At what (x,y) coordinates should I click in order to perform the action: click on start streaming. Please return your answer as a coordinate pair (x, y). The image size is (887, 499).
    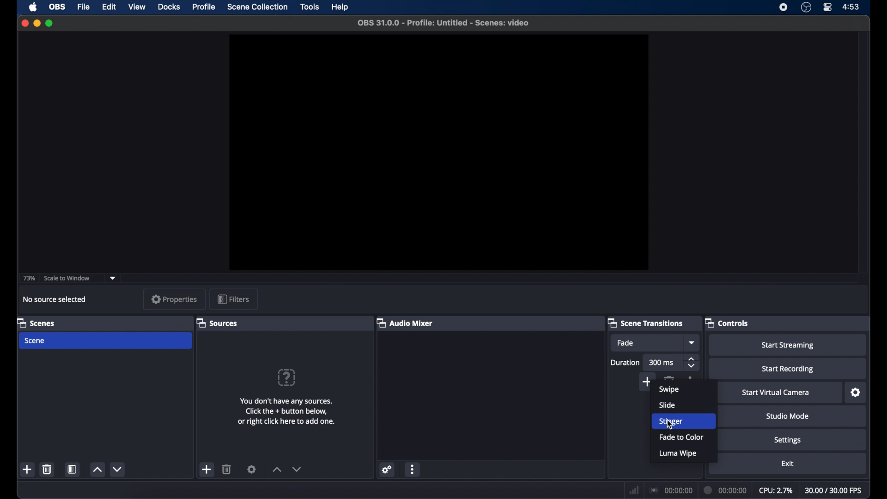
    Looking at the image, I should click on (790, 346).